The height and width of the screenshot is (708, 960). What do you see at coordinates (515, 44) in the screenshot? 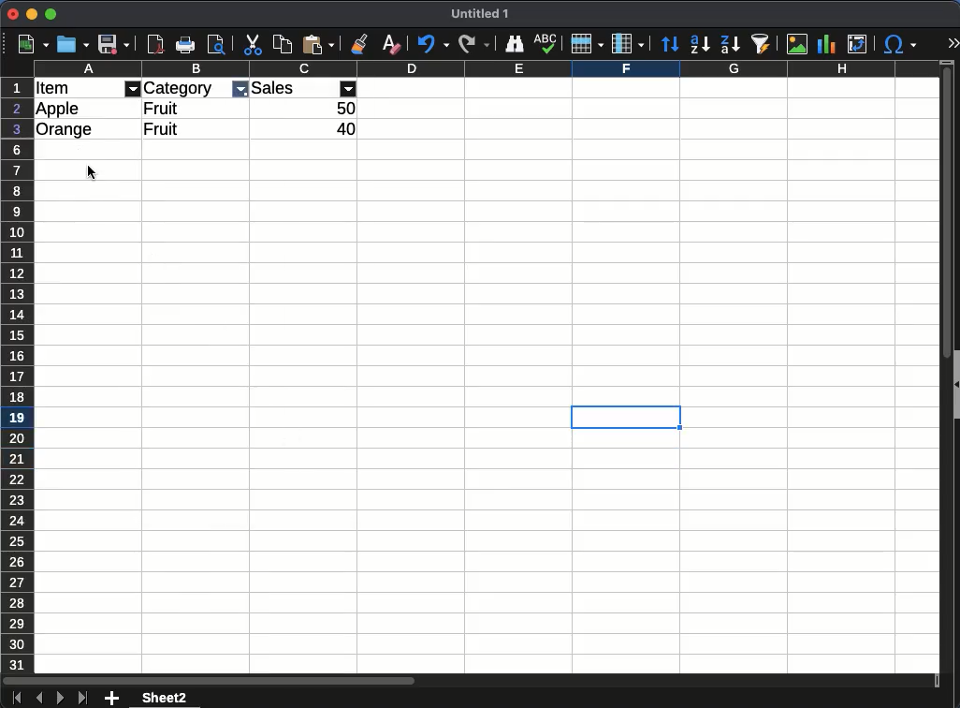
I see `finder` at bounding box center [515, 44].